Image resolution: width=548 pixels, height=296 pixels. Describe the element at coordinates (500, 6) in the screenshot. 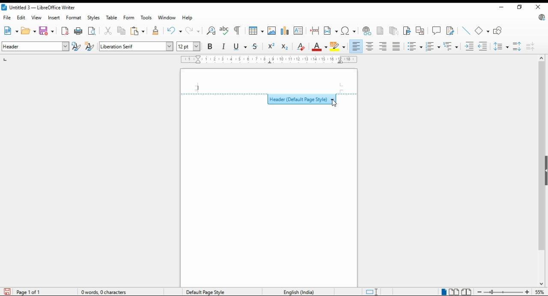

I see `minimize` at that location.